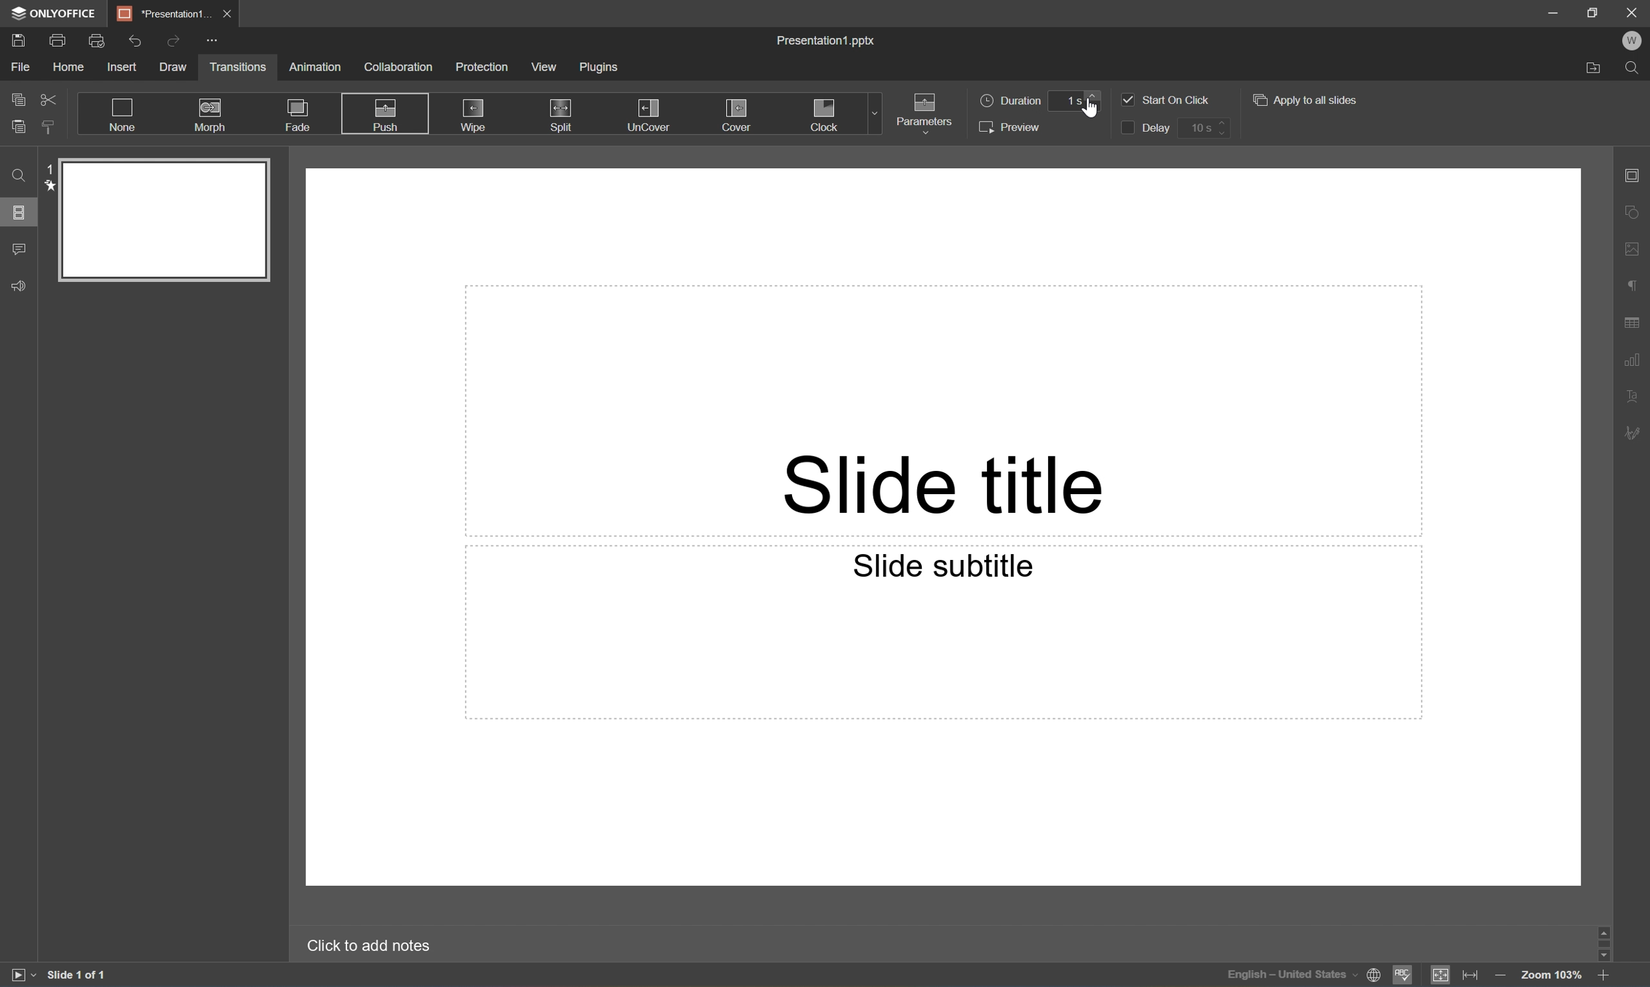 The height and width of the screenshot is (987, 1650). Describe the element at coordinates (1601, 976) in the screenshot. I see `Zoom in` at that location.